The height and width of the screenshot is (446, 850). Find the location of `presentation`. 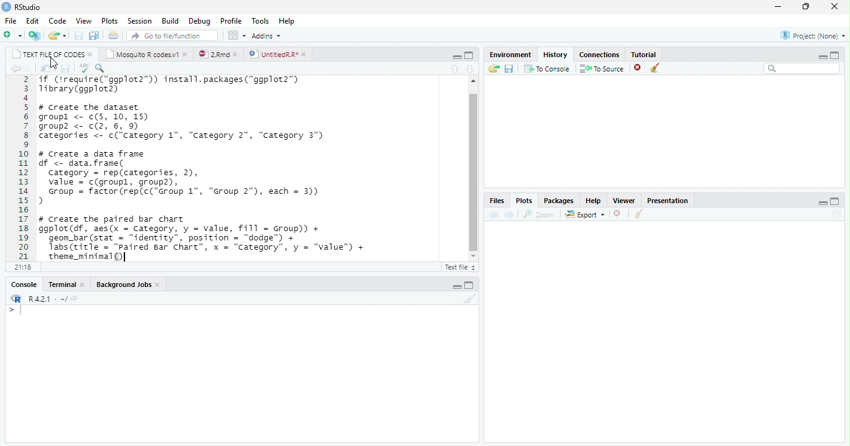

presentation is located at coordinates (674, 199).